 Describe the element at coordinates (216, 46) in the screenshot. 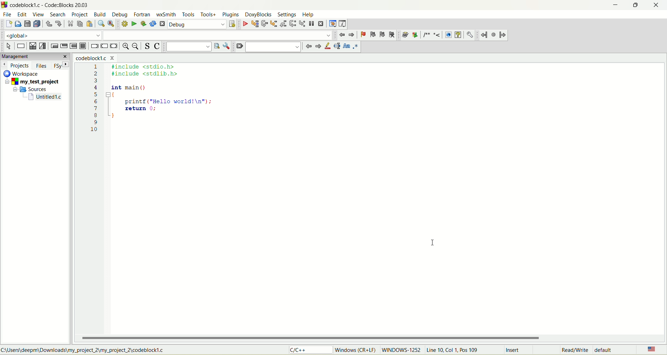

I see `run search` at that location.